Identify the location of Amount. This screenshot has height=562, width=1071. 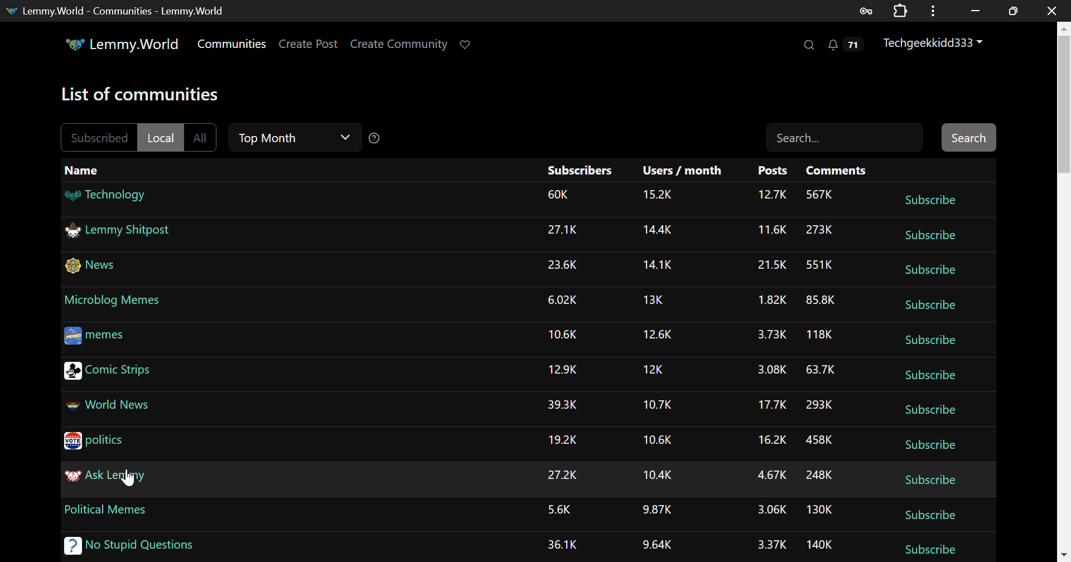
(656, 372).